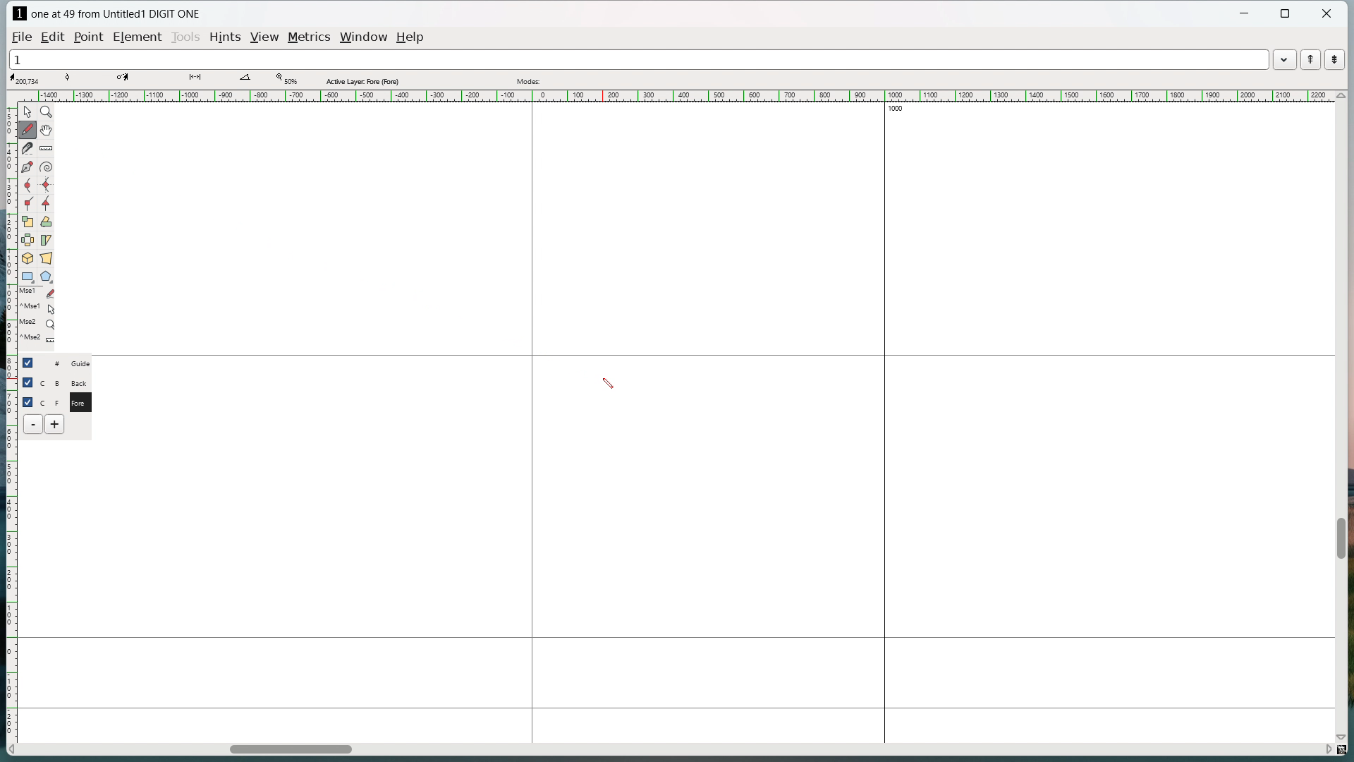  I want to click on C F Fore, so click(67, 401).